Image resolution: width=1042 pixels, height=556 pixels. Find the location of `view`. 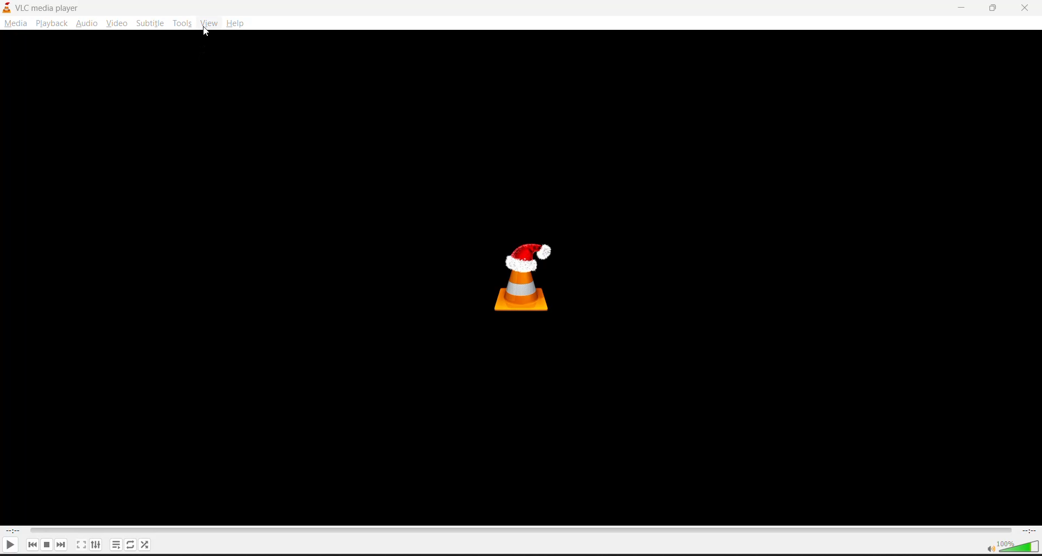

view is located at coordinates (212, 24).